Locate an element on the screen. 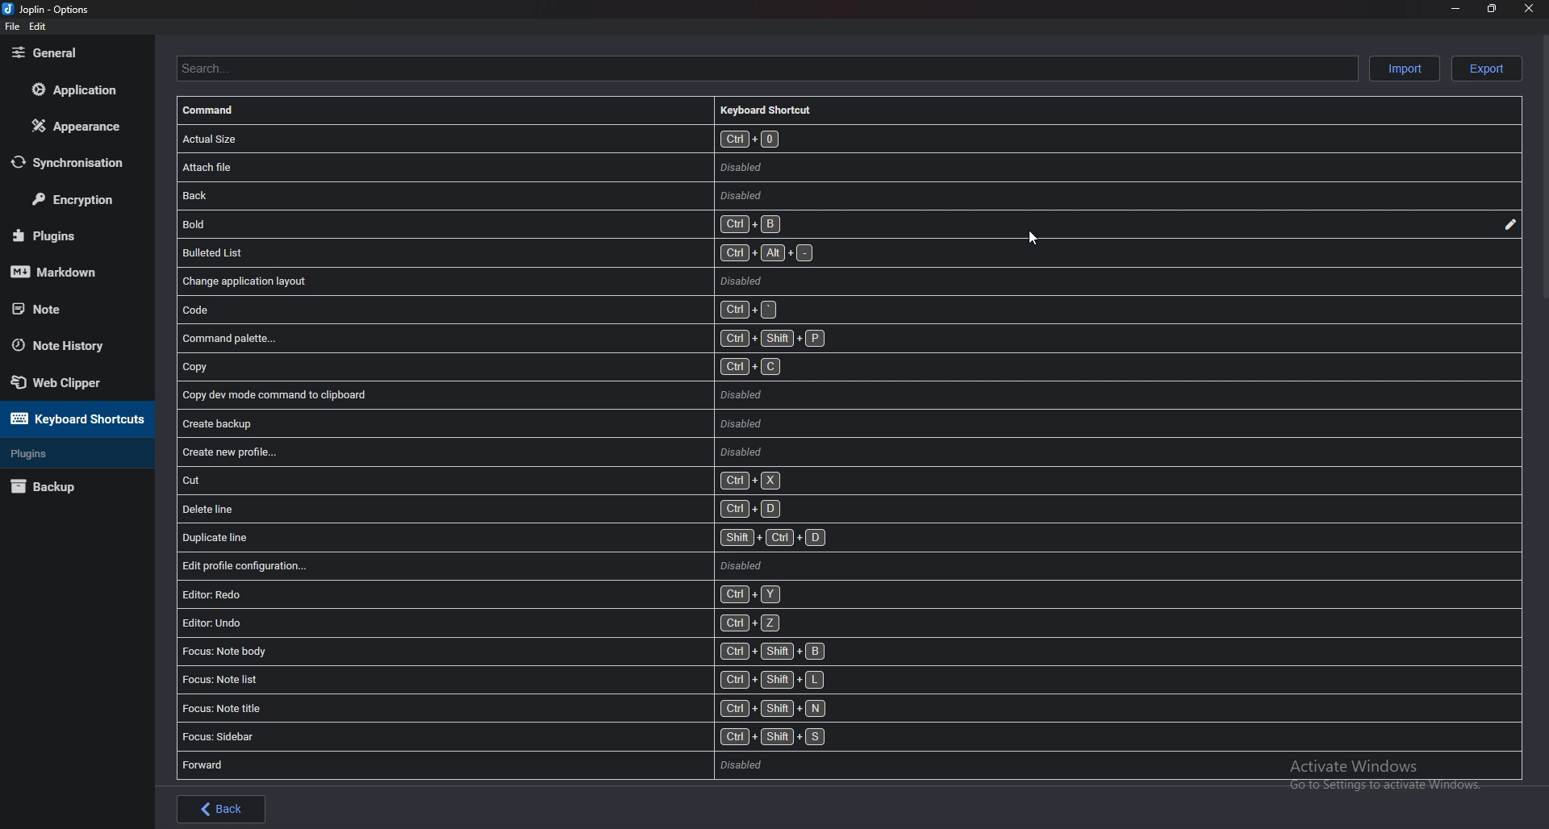 This screenshot has width=1549, height=829. Back is located at coordinates (221, 809).